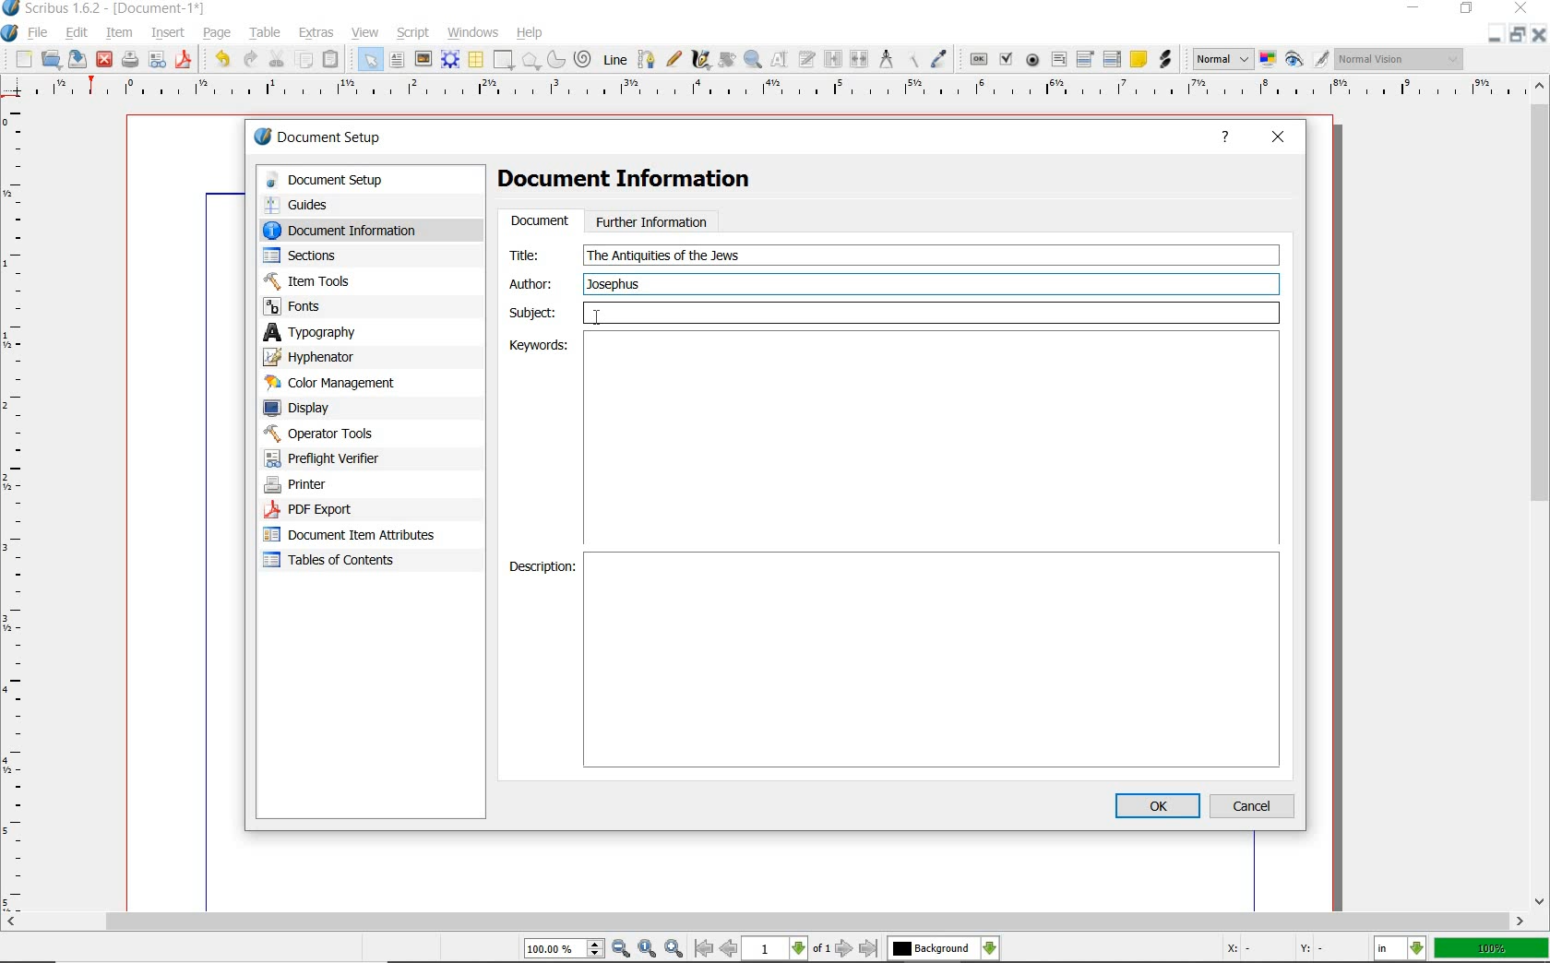 The width and height of the screenshot is (1550, 963). What do you see at coordinates (39, 31) in the screenshot?
I see `file` at bounding box center [39, 31].